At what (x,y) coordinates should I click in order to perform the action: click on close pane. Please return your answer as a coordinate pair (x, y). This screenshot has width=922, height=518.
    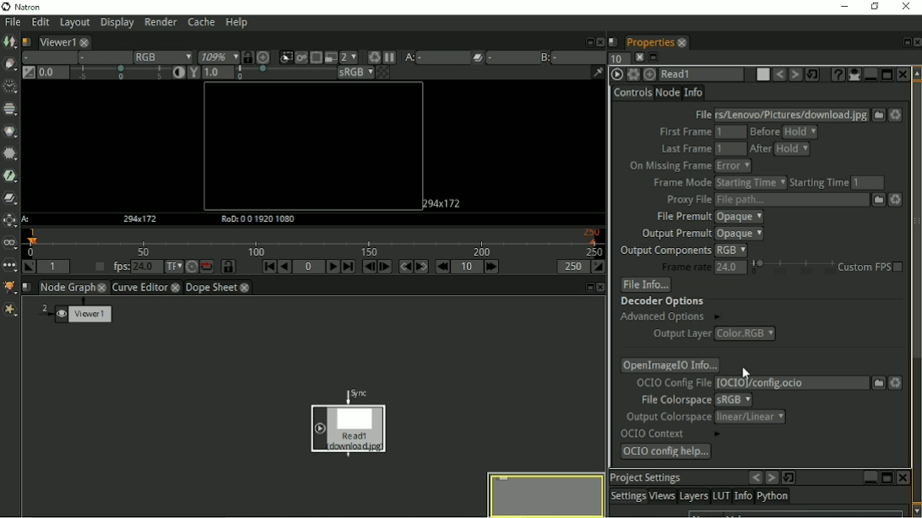
    Looking at the image, I should click on (639, 58).